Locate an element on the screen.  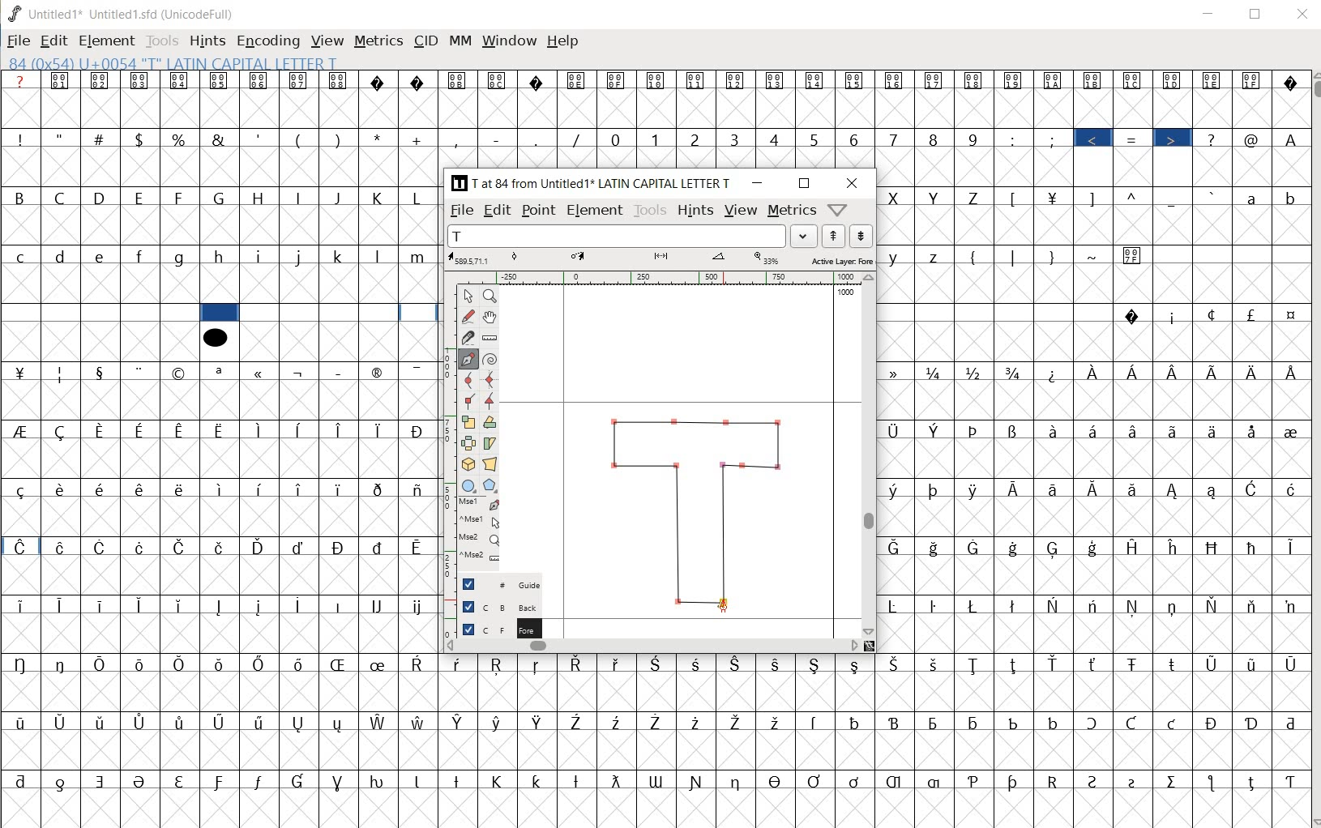
Symbol is located at coordinates (1254, 547).